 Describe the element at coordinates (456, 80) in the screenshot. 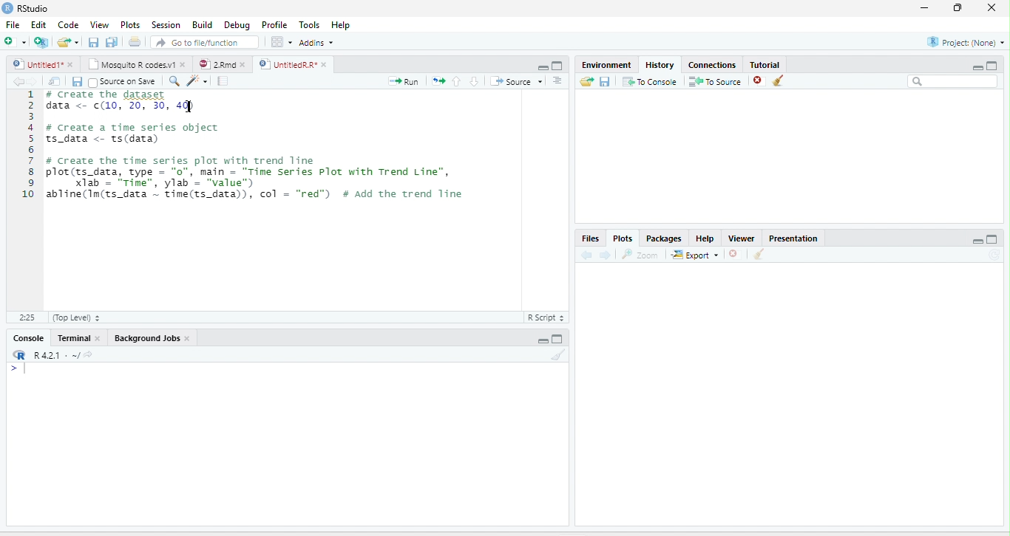

I see `Go to previous section/chunk` at that location.